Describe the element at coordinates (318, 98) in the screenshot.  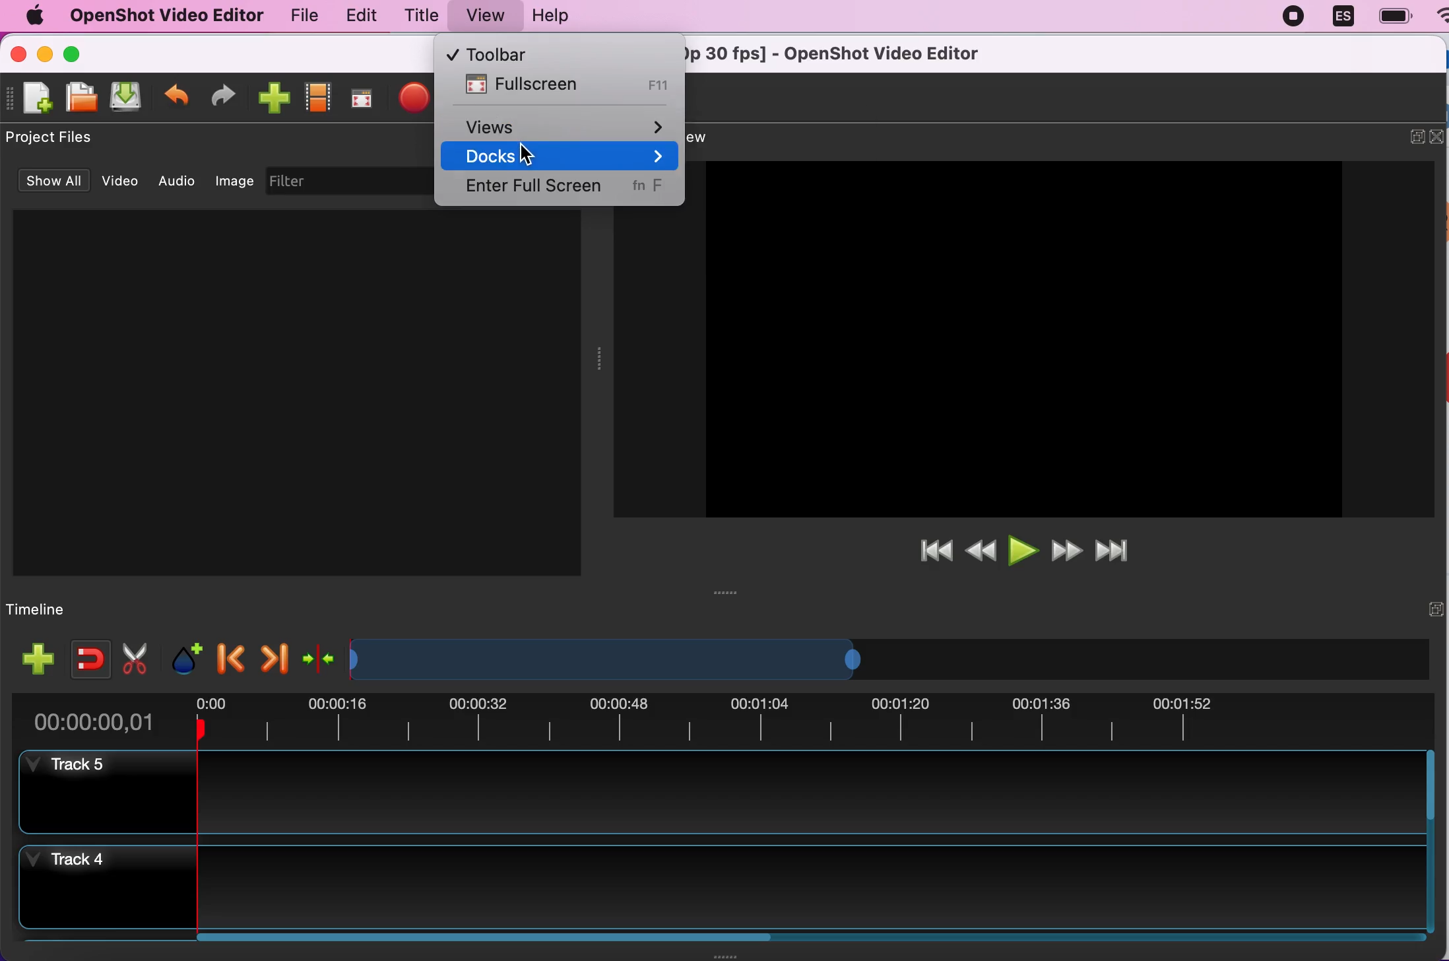
I see `choose profiles` at that location.